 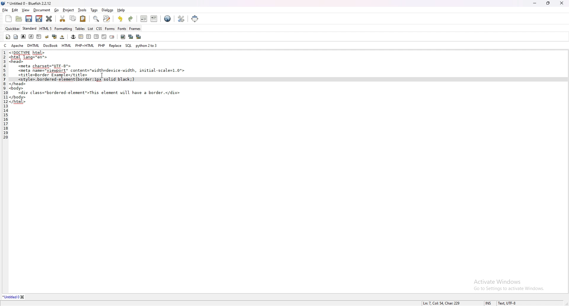 What do you see at coordinates (97, 19) in the screenshot?
I see `show find bar` at bounding box center [97, 19].